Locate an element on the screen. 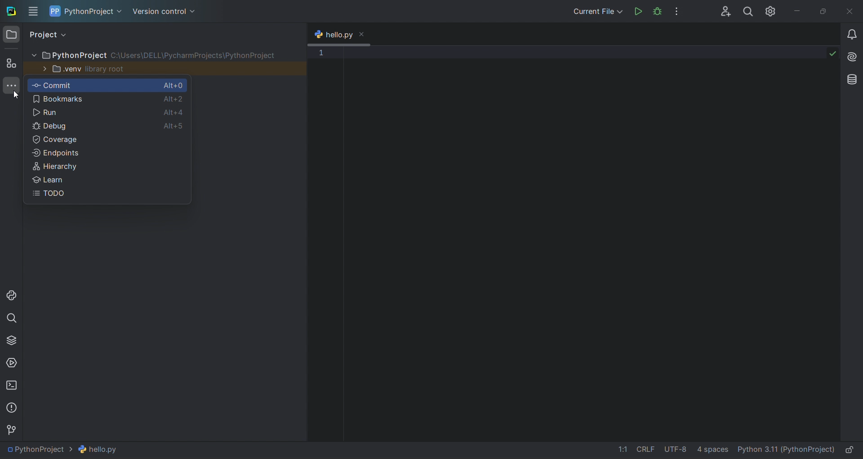 The image size is (863, 459). run is located at coordinates (88, 113).